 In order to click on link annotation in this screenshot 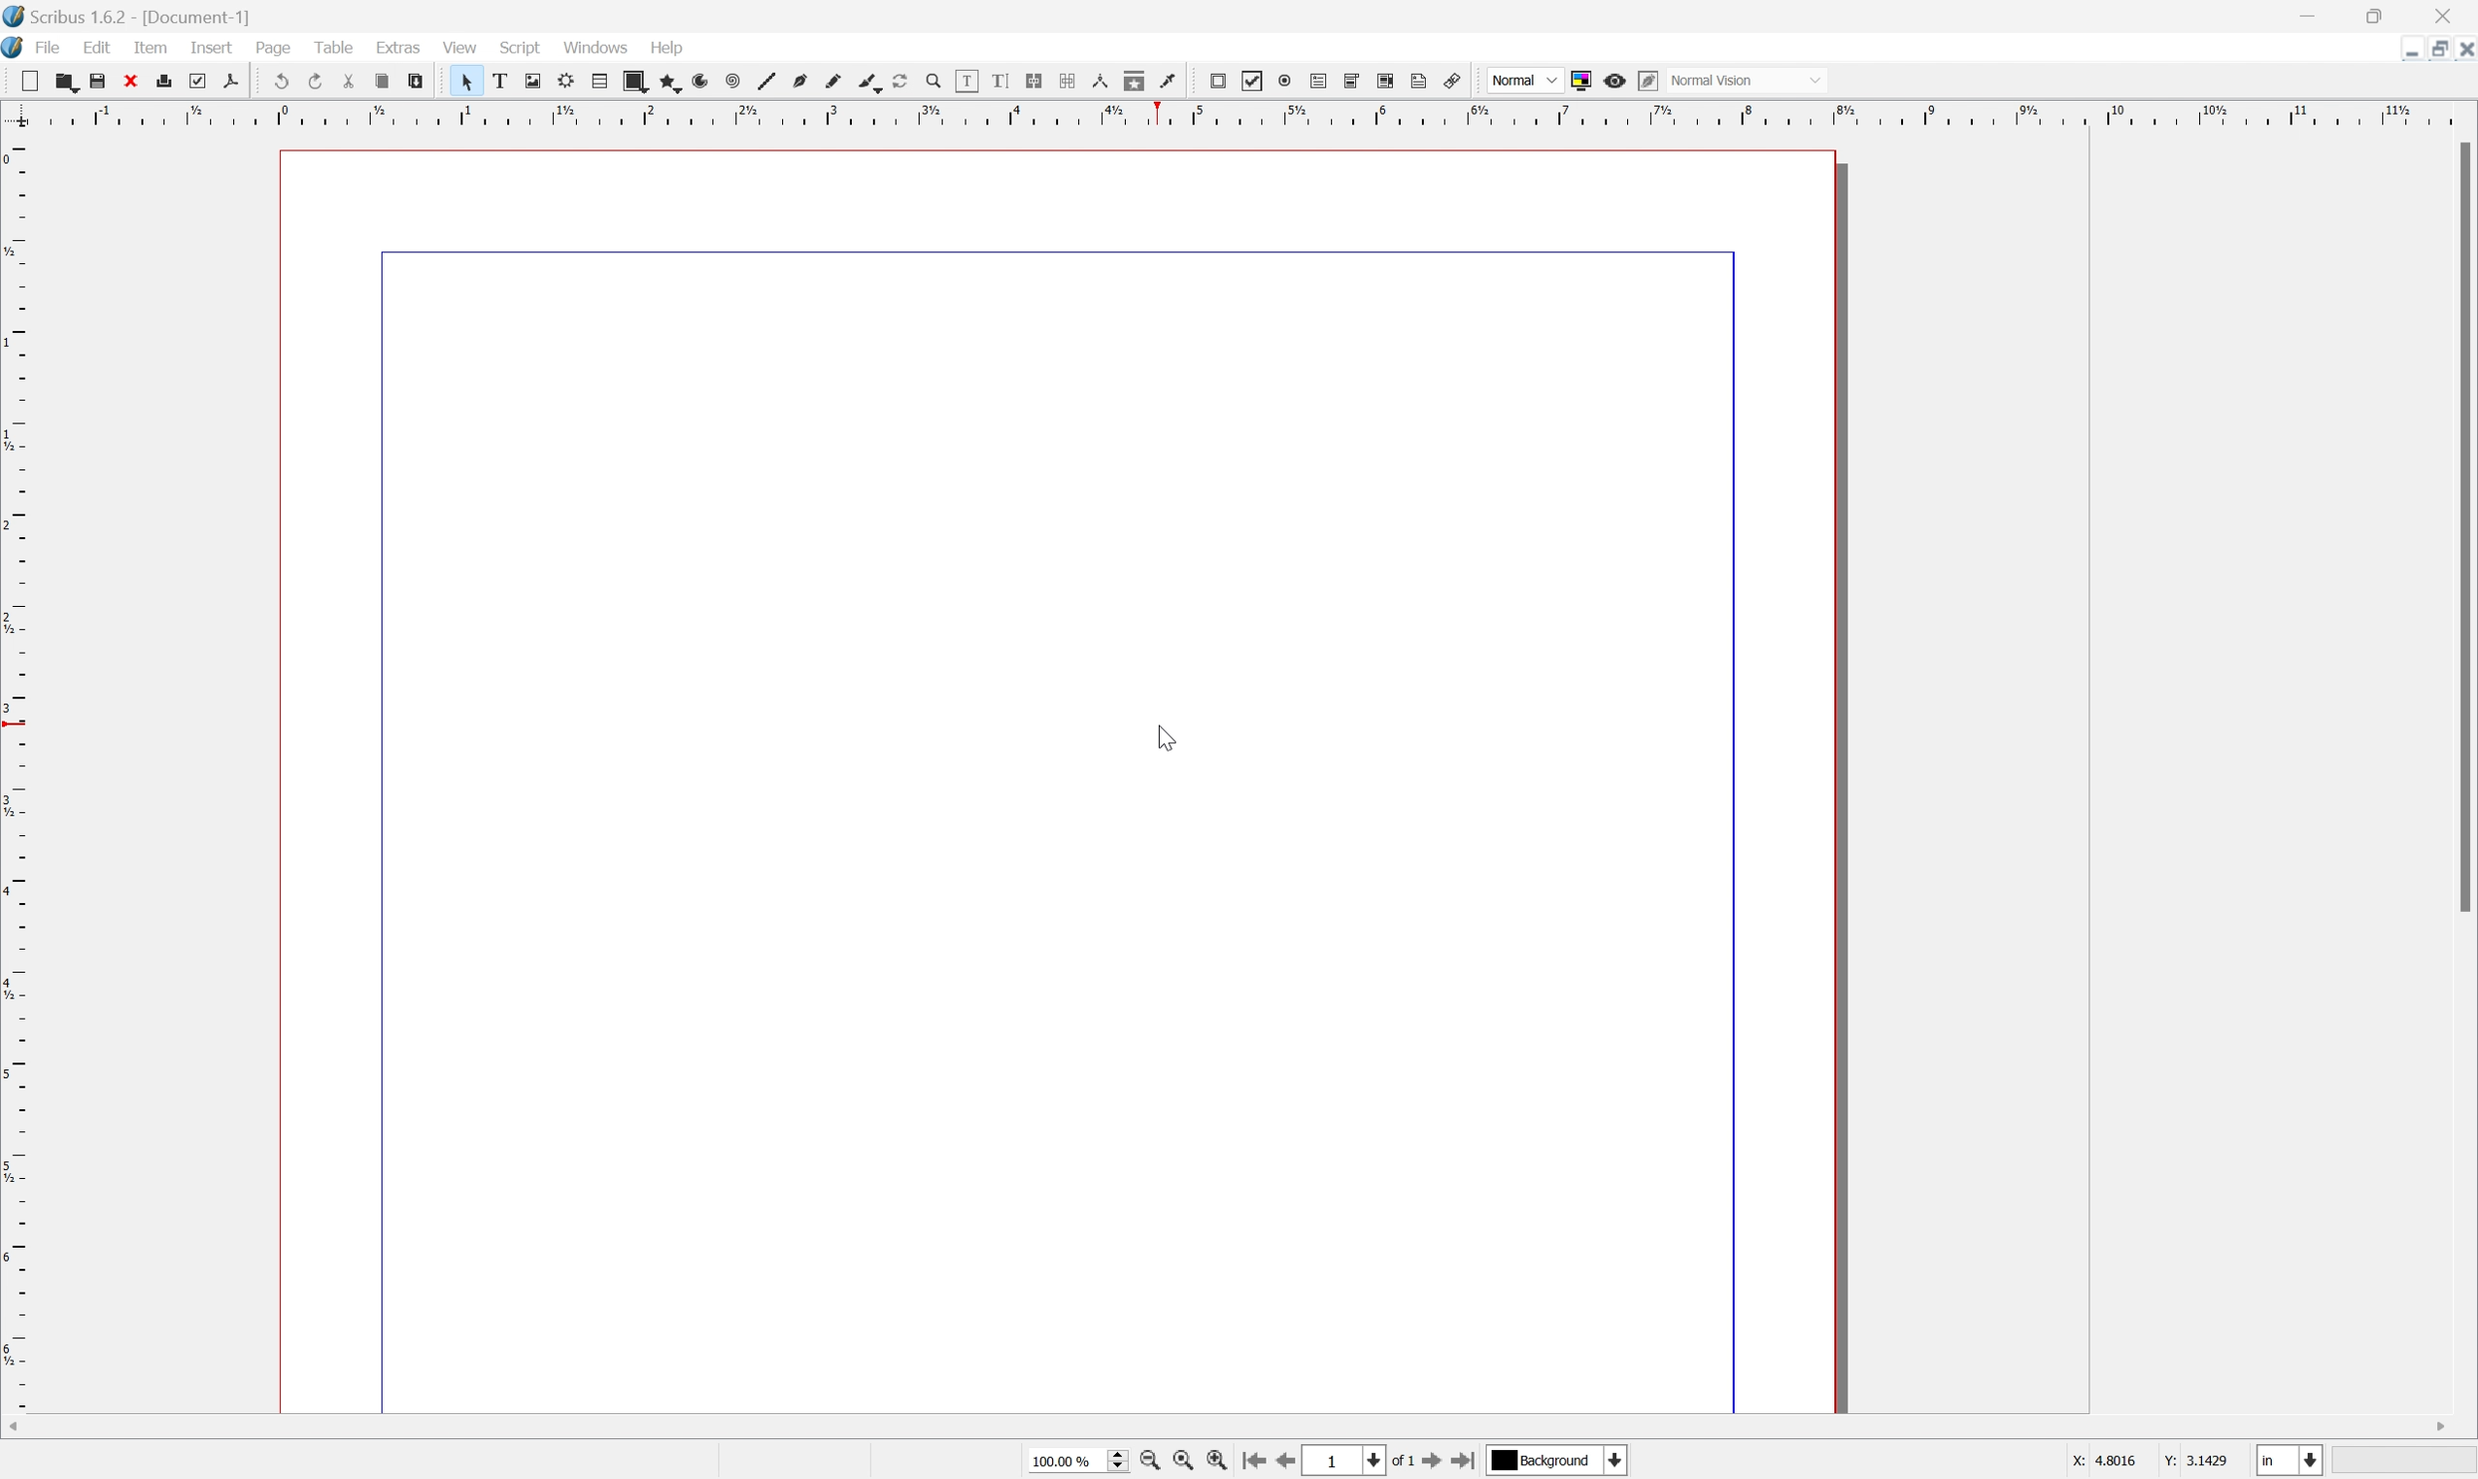, I will do `click(1453, 81)`.